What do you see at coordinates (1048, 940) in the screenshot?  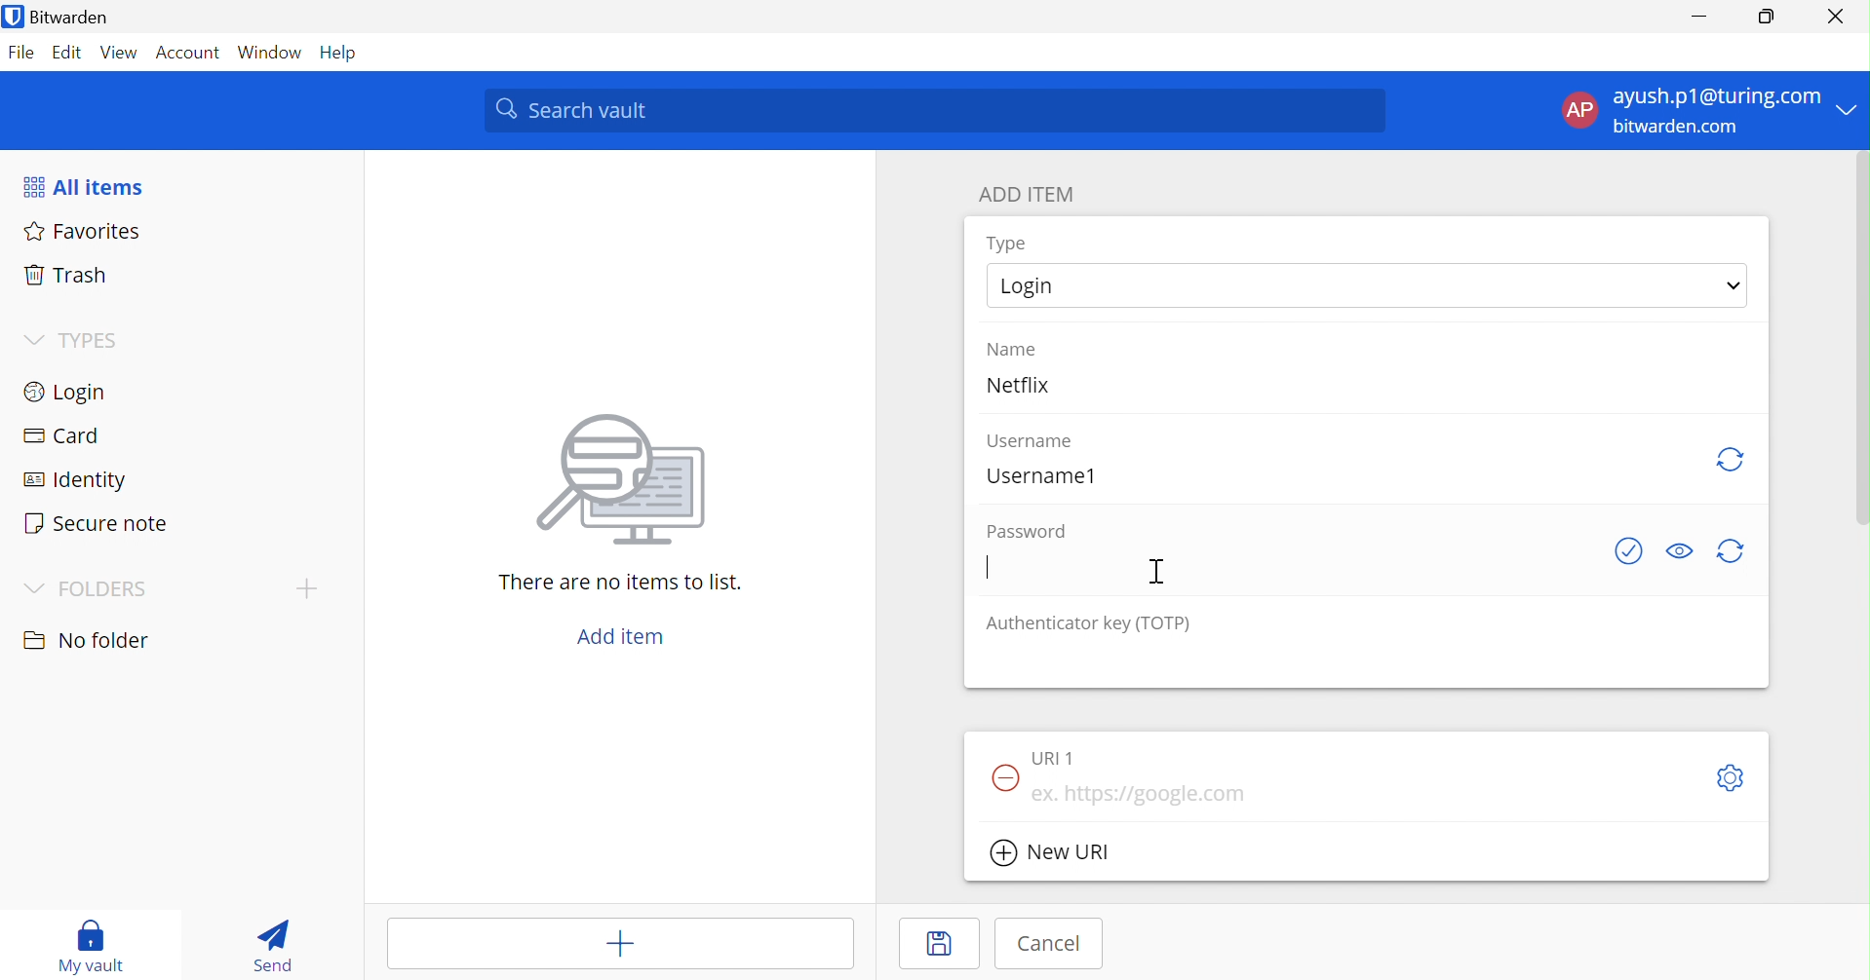 I see `Cancel` at bounding box center [1048, 940].